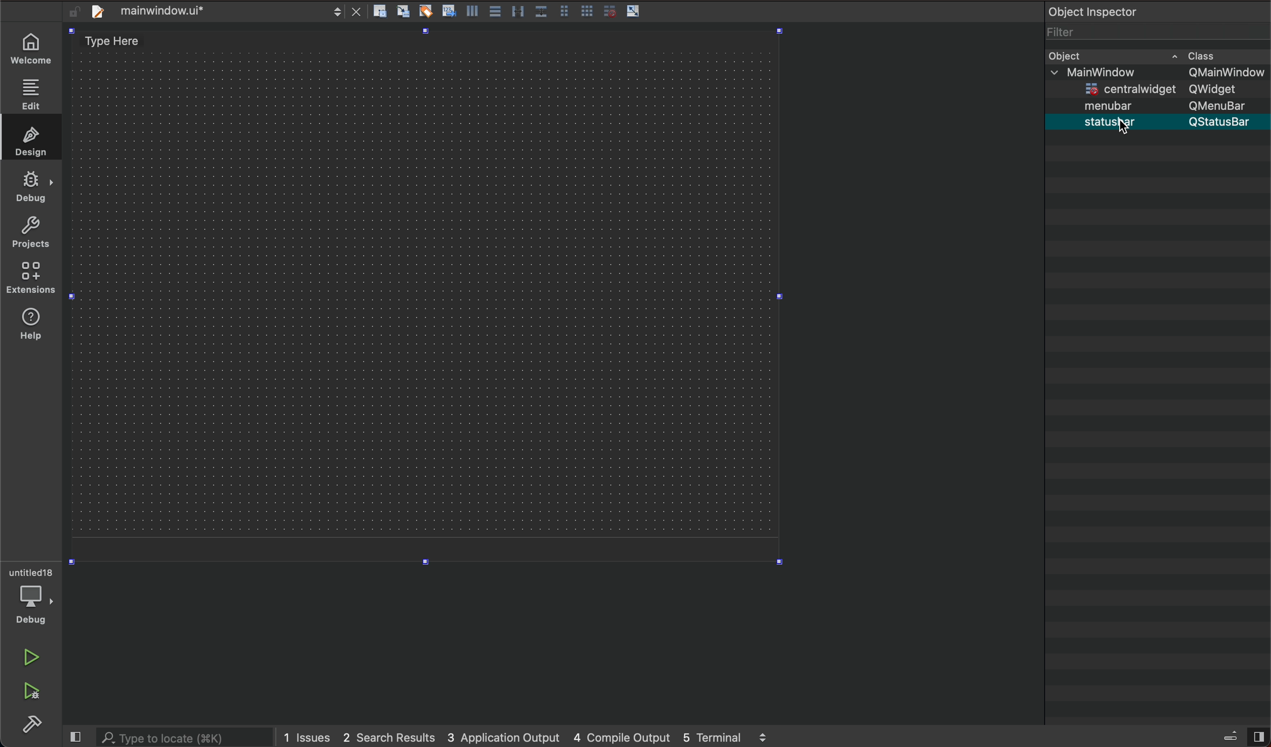 Image resolution: width=1271 pixels, height=747 pixels. What do you see at coordinates (504, 734) in the screenshot?
I see `3 application output` at bounding box center [504, 734].